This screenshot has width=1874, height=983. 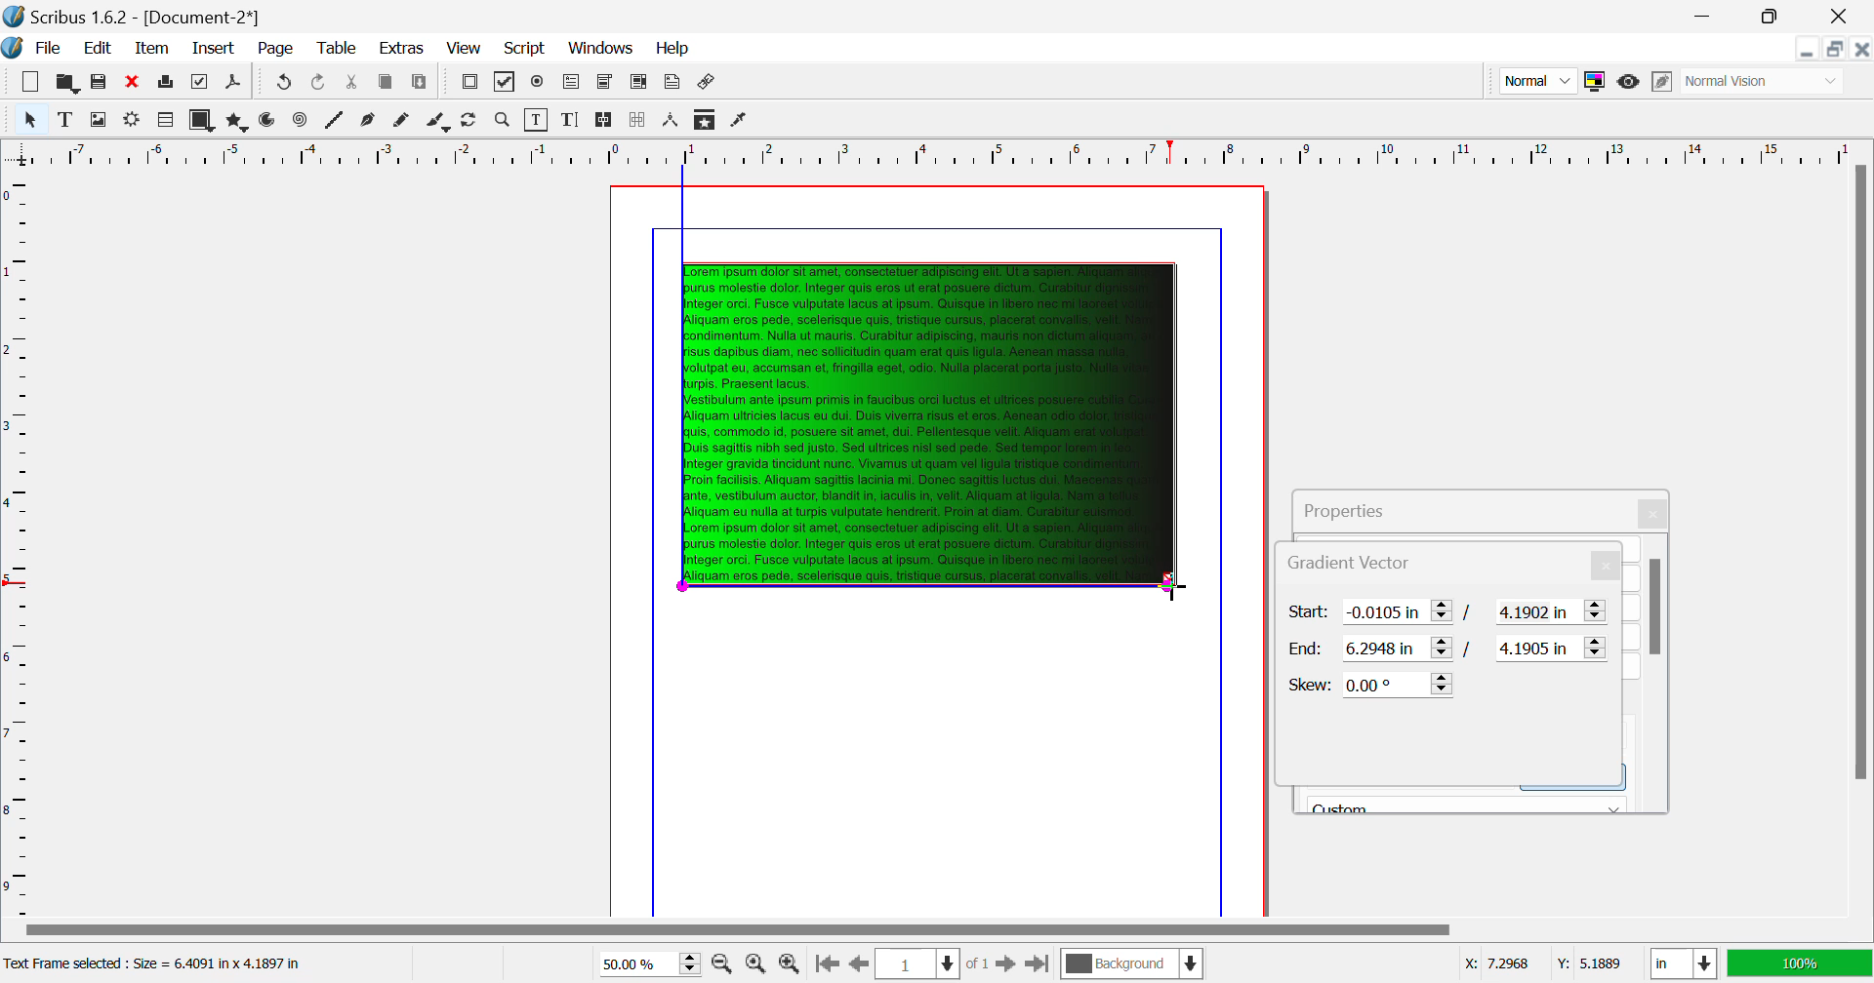 I want to click on Preflight Verifier, so click(x=201, y=82).